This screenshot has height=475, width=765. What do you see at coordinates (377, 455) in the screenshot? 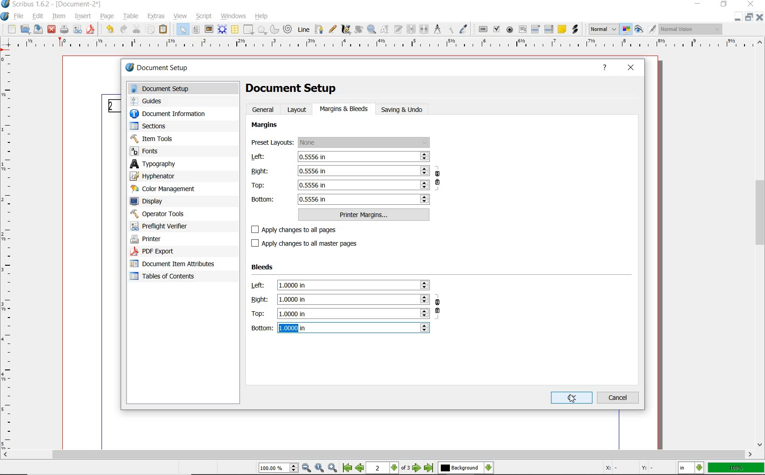
I see `scroll bar` at bounding box center [377, 455].